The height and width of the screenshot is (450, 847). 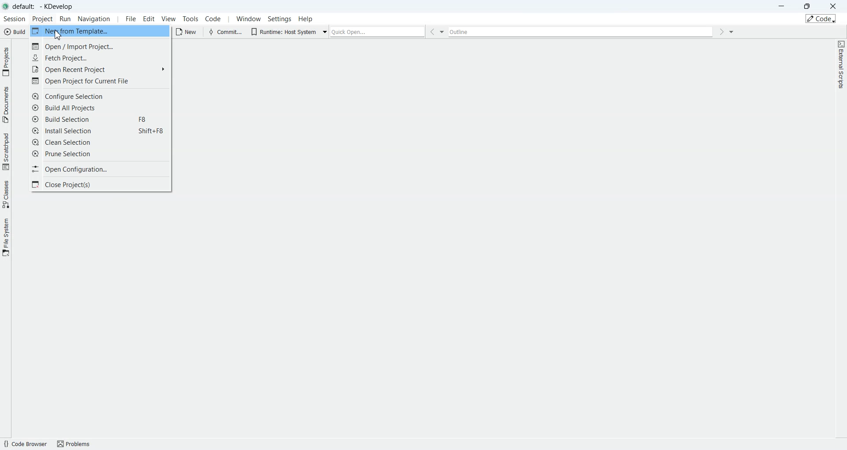 What do you see at coordinates (60, 35) in the screenshot?
I see `cursor` at bounding box center [60, 35].